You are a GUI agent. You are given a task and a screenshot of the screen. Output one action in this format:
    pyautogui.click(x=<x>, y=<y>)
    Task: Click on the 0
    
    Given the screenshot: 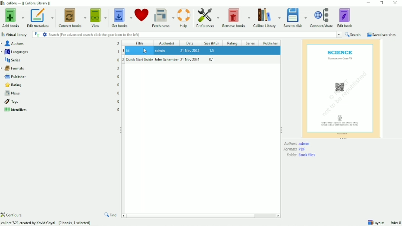 What is the action you would take?
    pyautogui.click(x=119, y=77)
    